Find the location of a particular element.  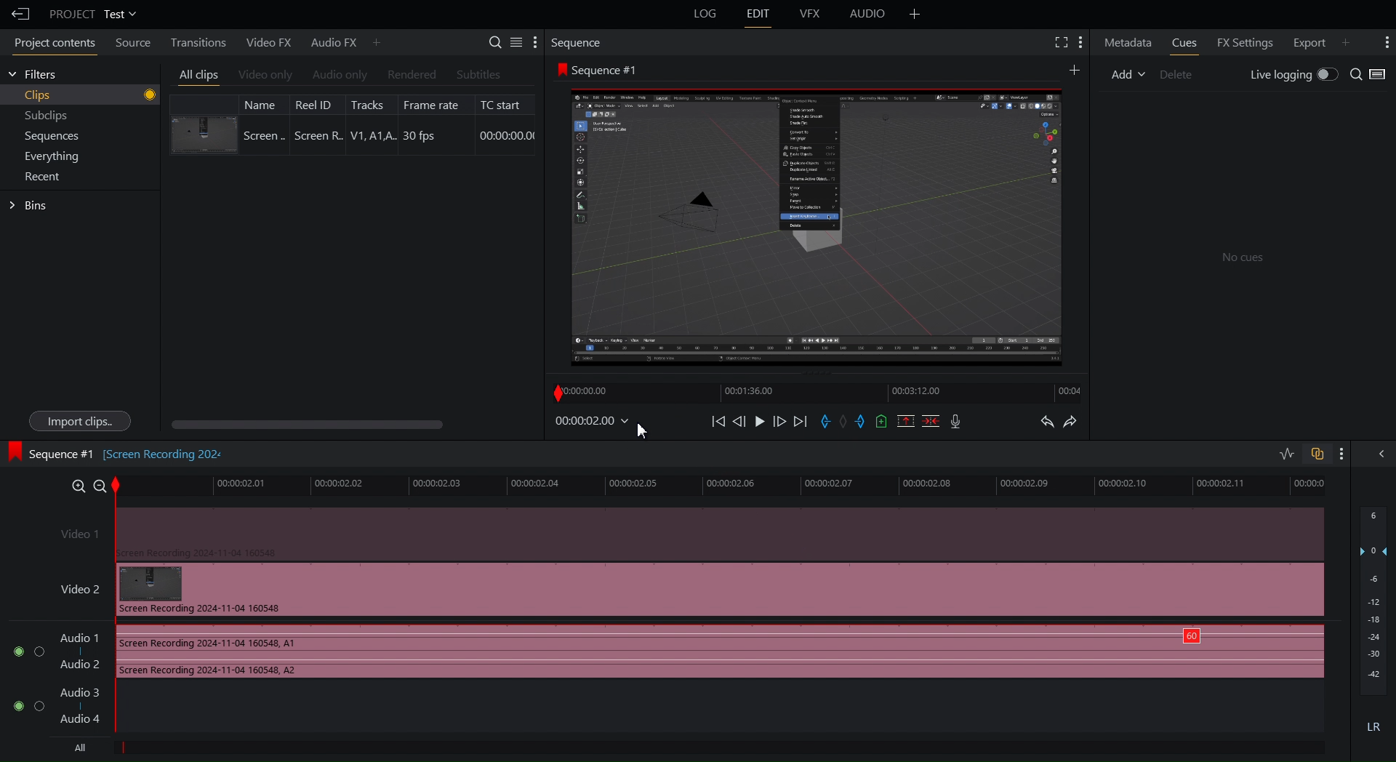

Zoom is located at coordinates (82, 484).